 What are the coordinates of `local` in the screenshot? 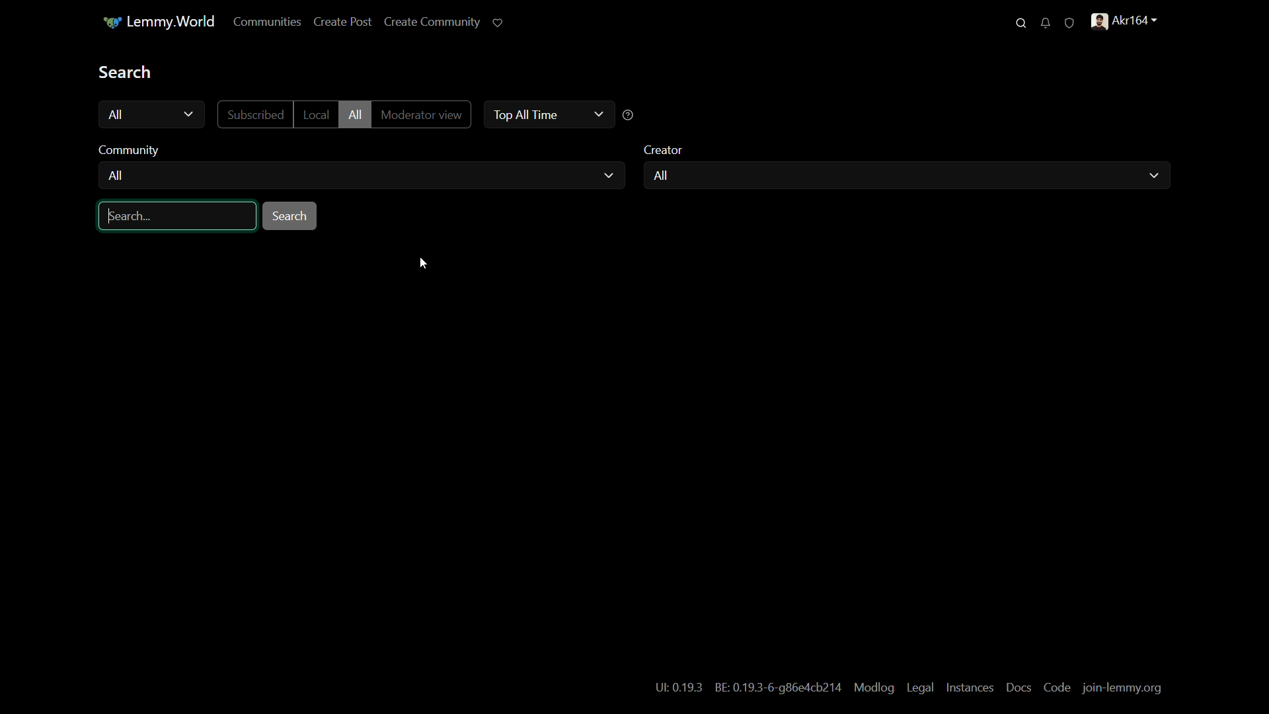 It's located at (315, 114).